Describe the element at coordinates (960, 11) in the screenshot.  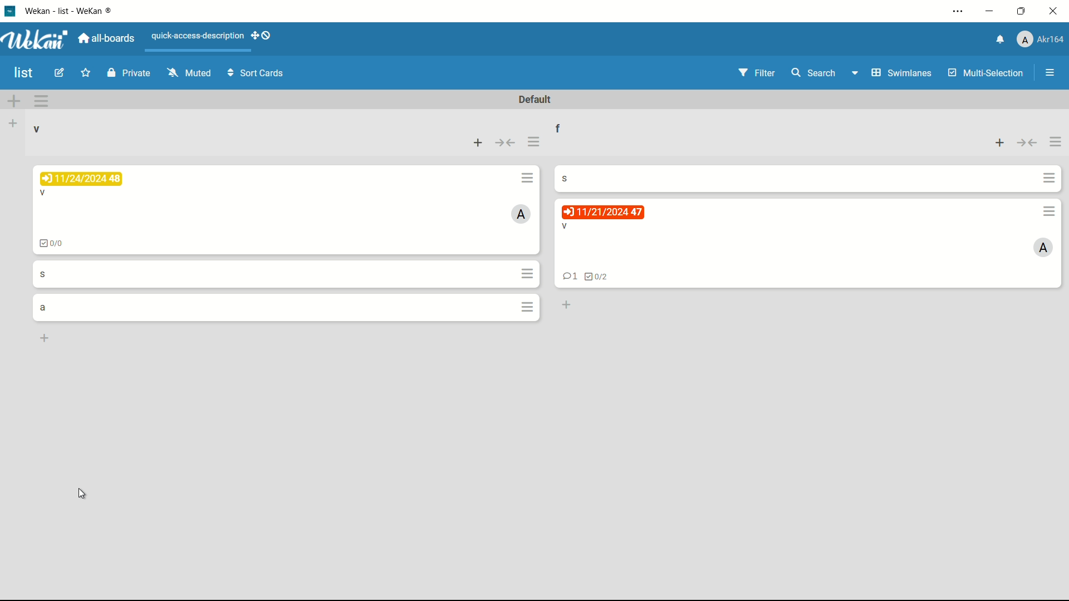
I see `settings and more` at that location.